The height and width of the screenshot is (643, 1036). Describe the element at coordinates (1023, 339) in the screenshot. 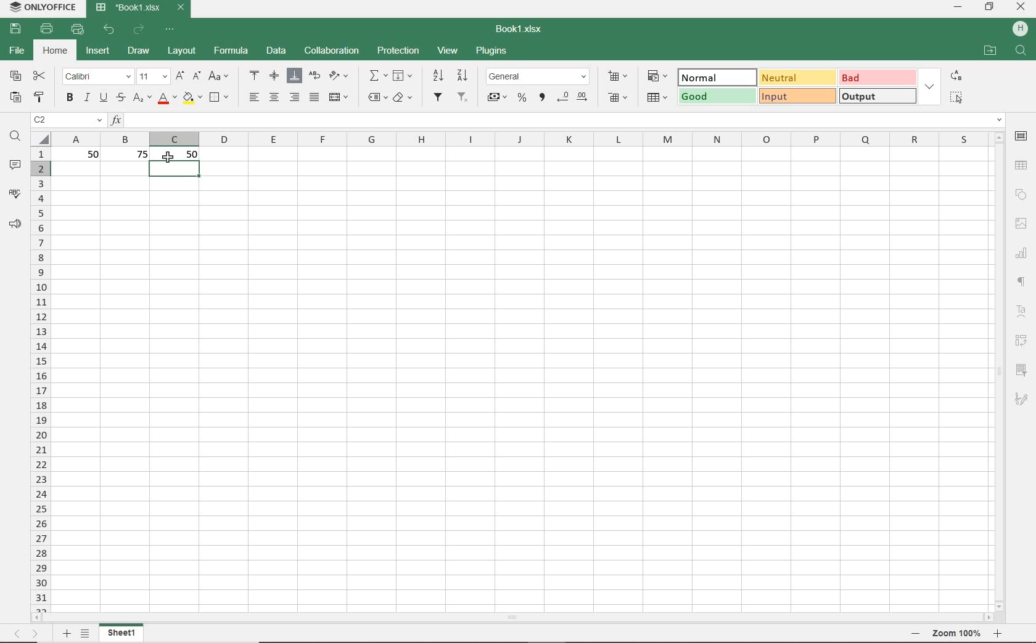

I see `pivot table` at that location.